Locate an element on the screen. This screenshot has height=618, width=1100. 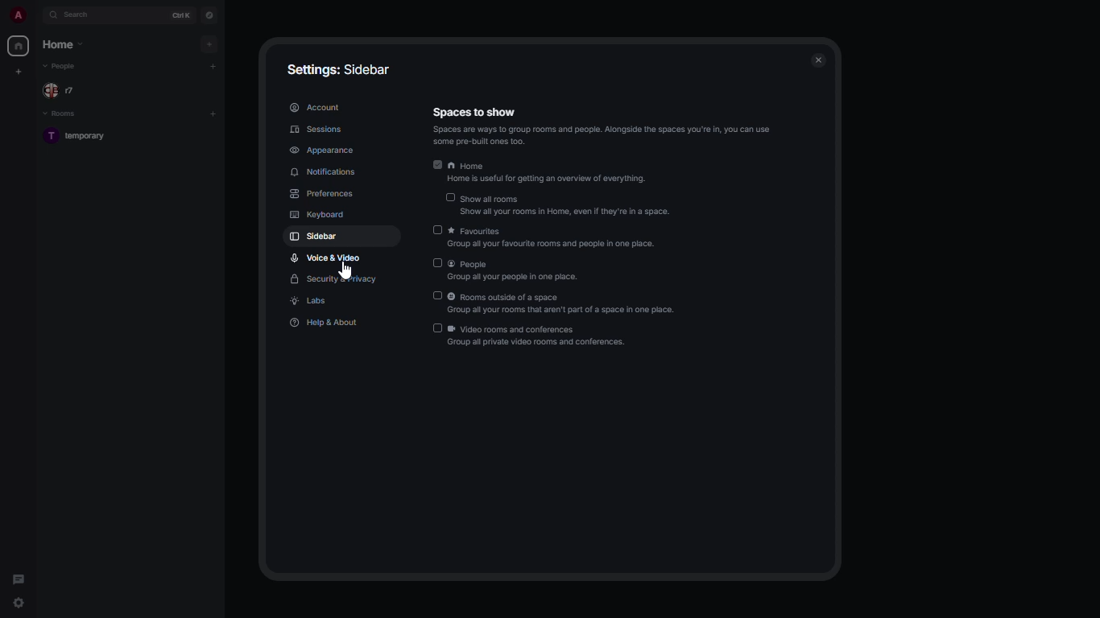
labs is located at coordinates (310, 301).